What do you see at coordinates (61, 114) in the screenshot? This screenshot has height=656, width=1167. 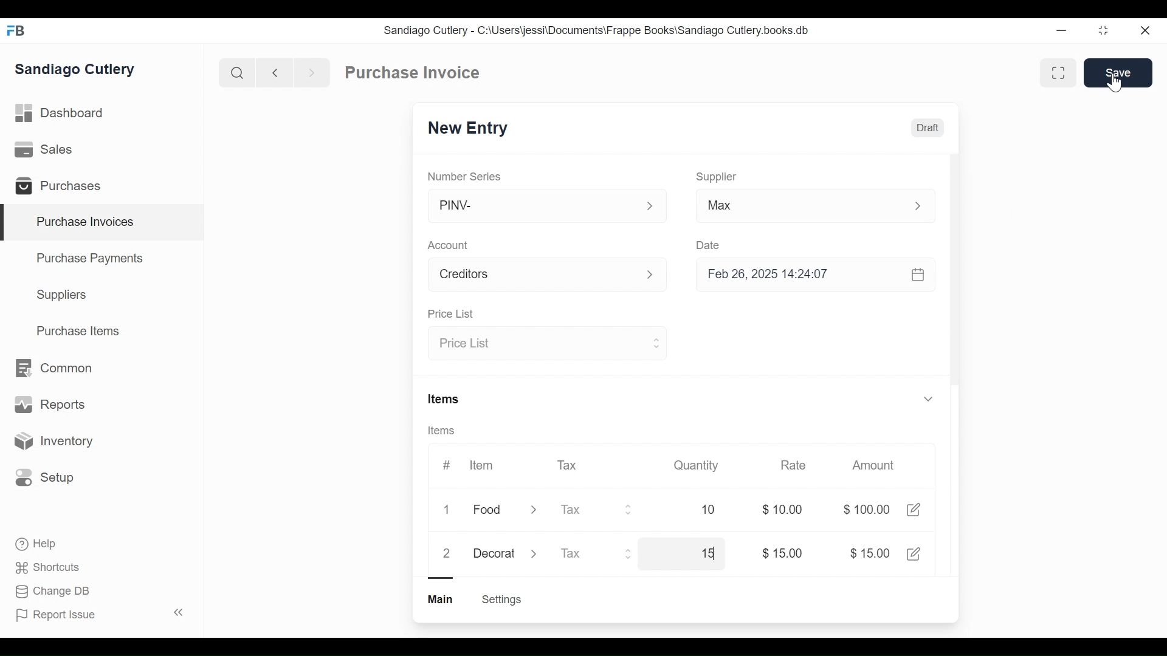 I see `Dashboard` at bounding box center [61, 114].